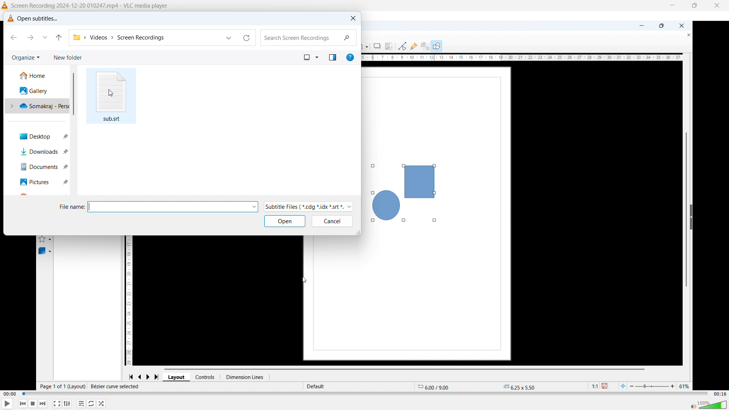 The image size is (729, 410). I want to click on toggle extrusion, so click(425, 47).